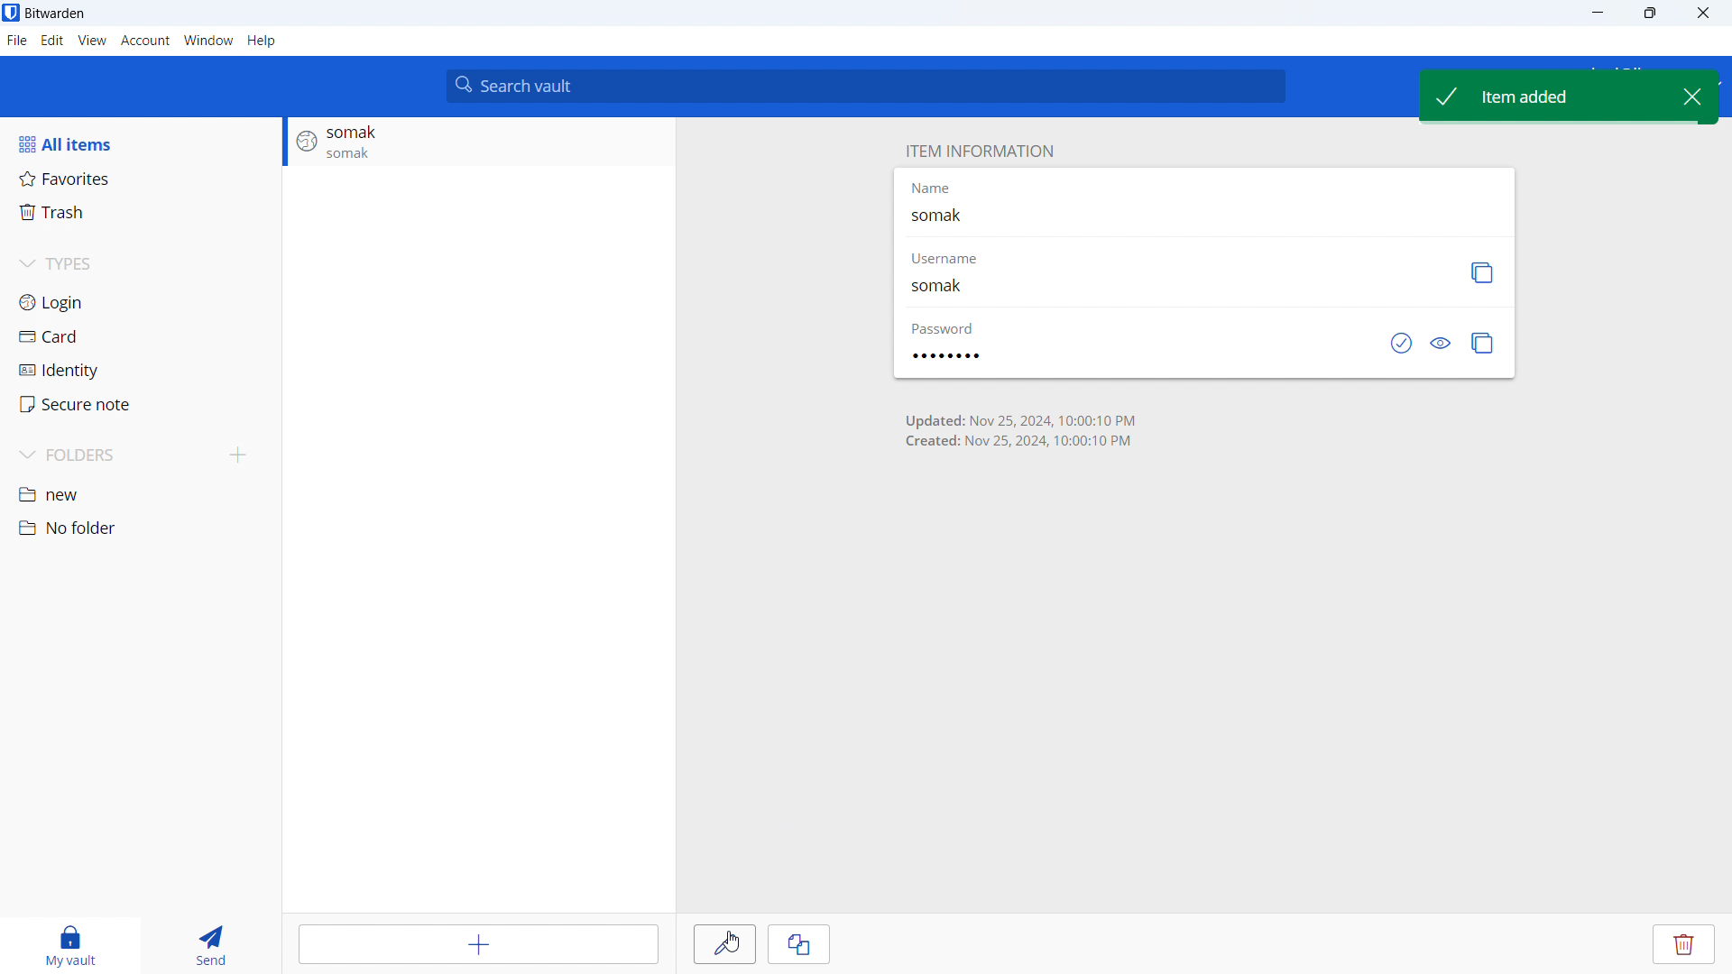 The height and width of the screenshot is (974, 1732). What do you see at coordinates (140, 496) in the screenshot?
I see `new` at bounding box center [140, 496].